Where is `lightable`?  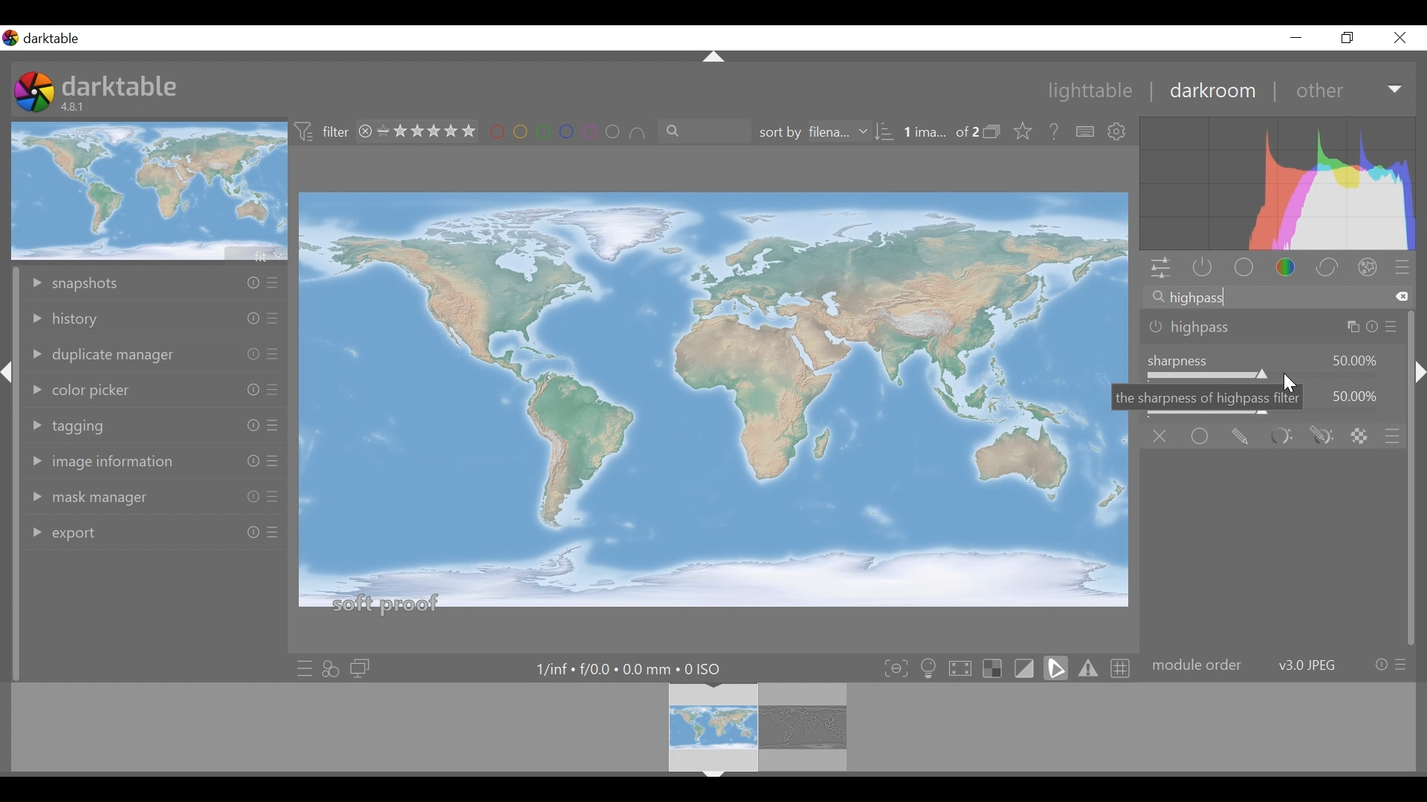 lightable is located at coordinates (1091, 91).